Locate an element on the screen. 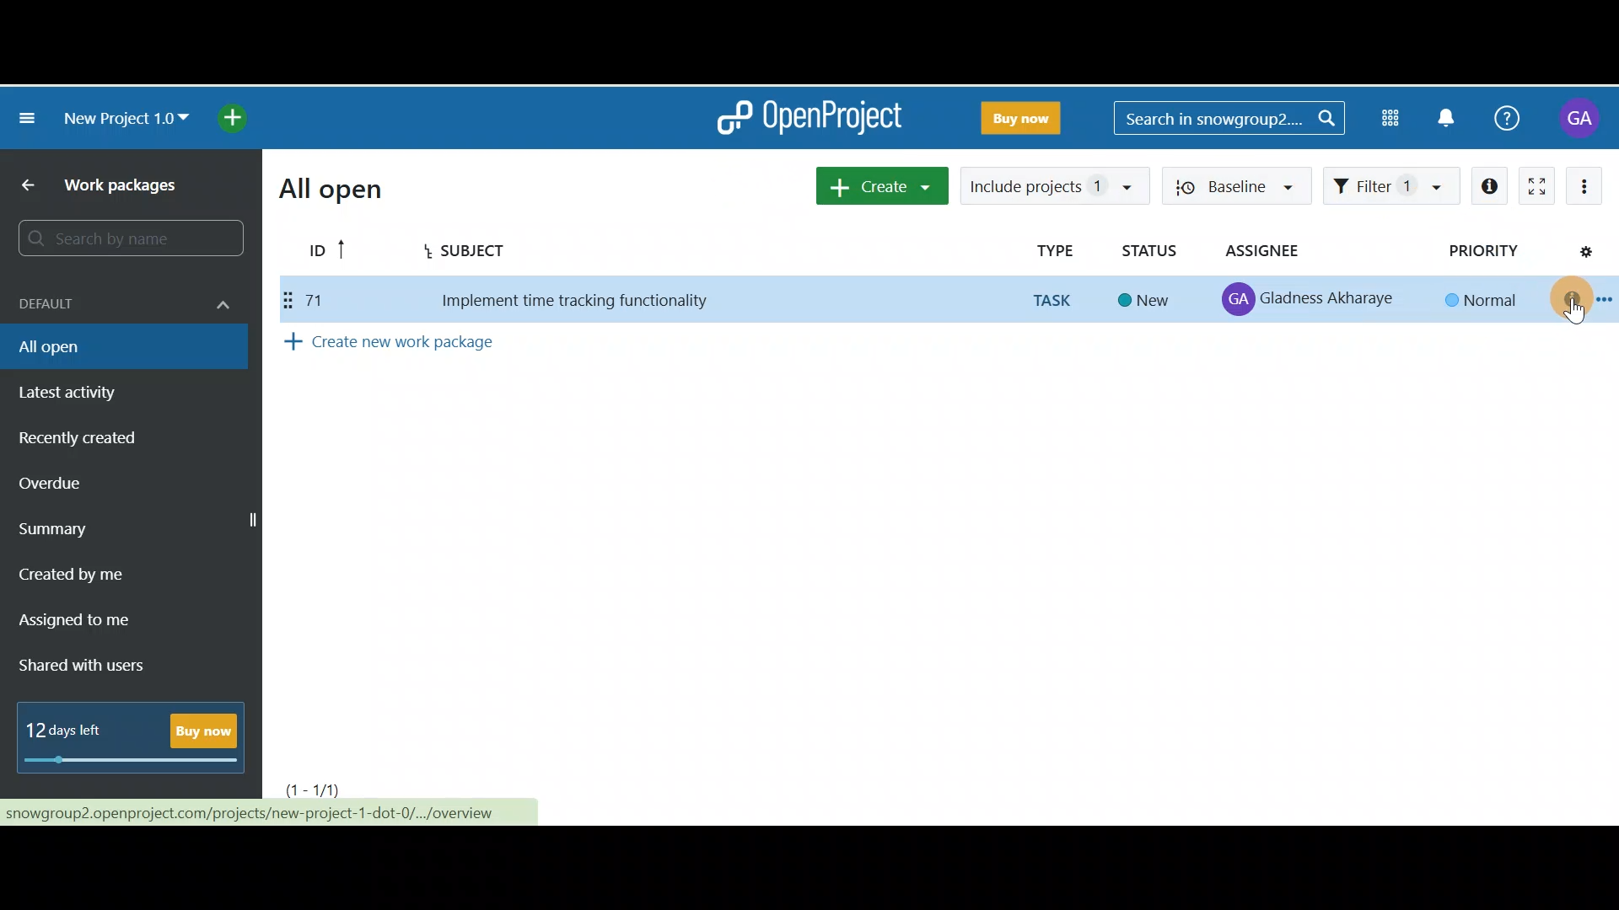 The height and width of the screenshot is (910, 1619). Recently created is located at coordinates (81, 439).